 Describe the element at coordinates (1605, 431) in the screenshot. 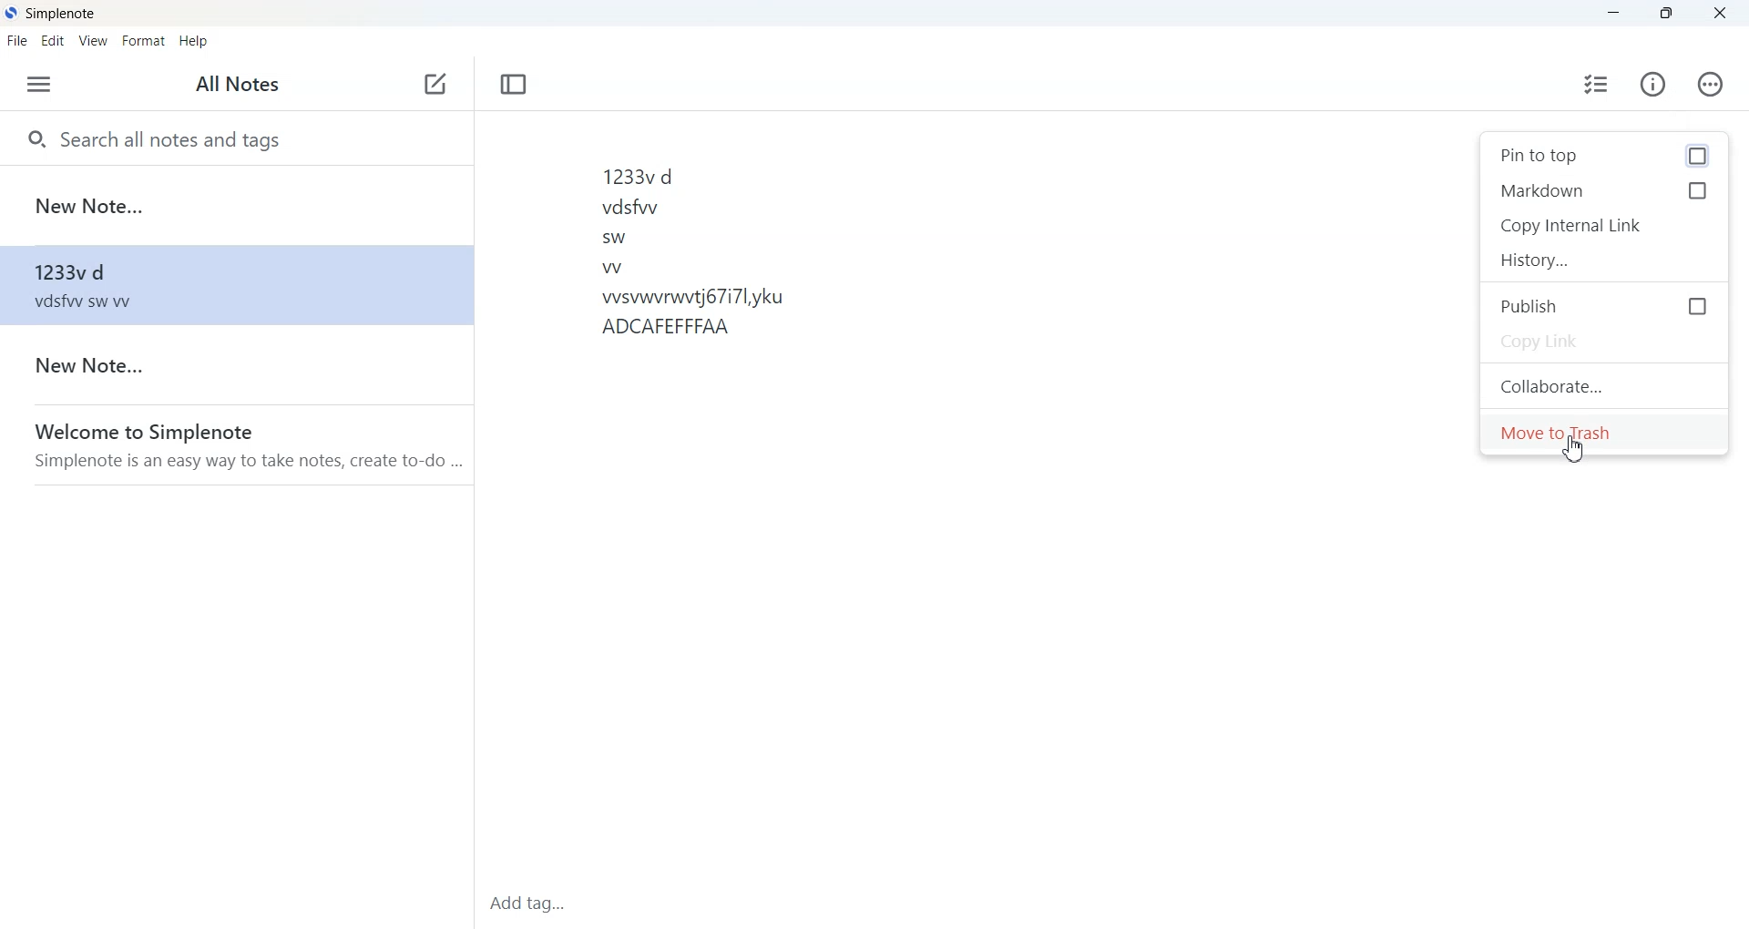

I see `Move to trash` at that location.